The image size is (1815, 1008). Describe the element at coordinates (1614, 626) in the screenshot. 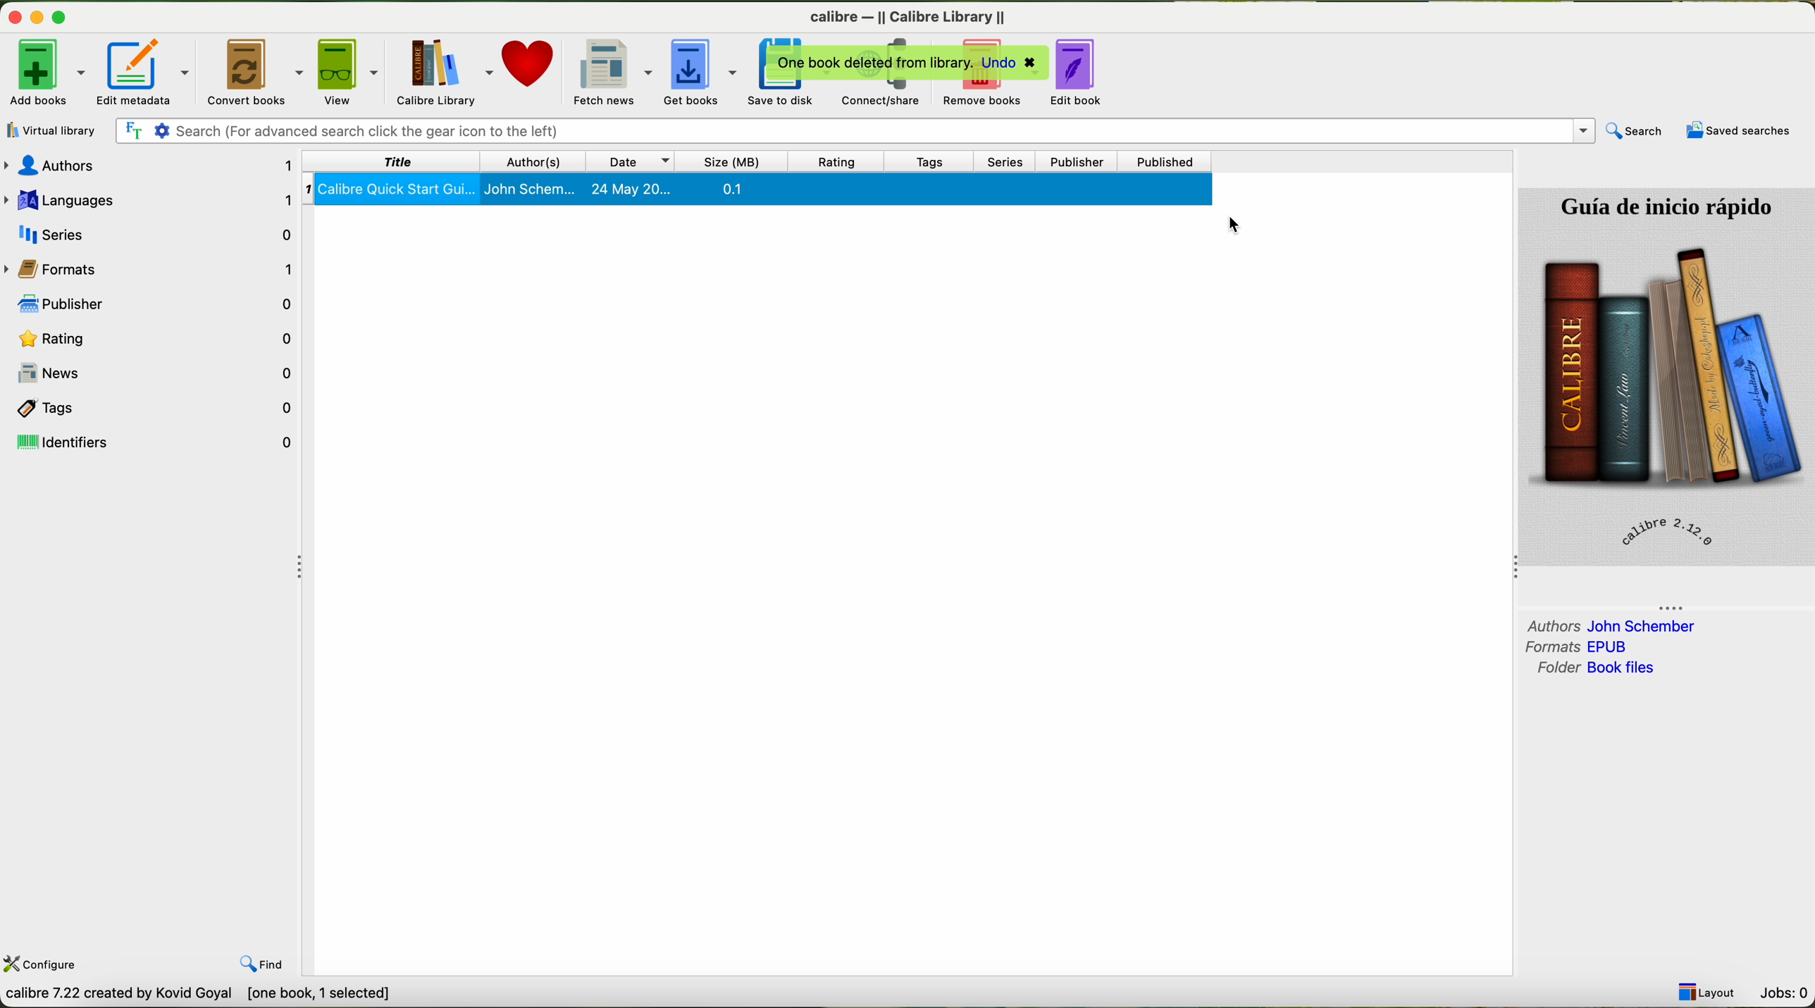

I see `authors` at that location.